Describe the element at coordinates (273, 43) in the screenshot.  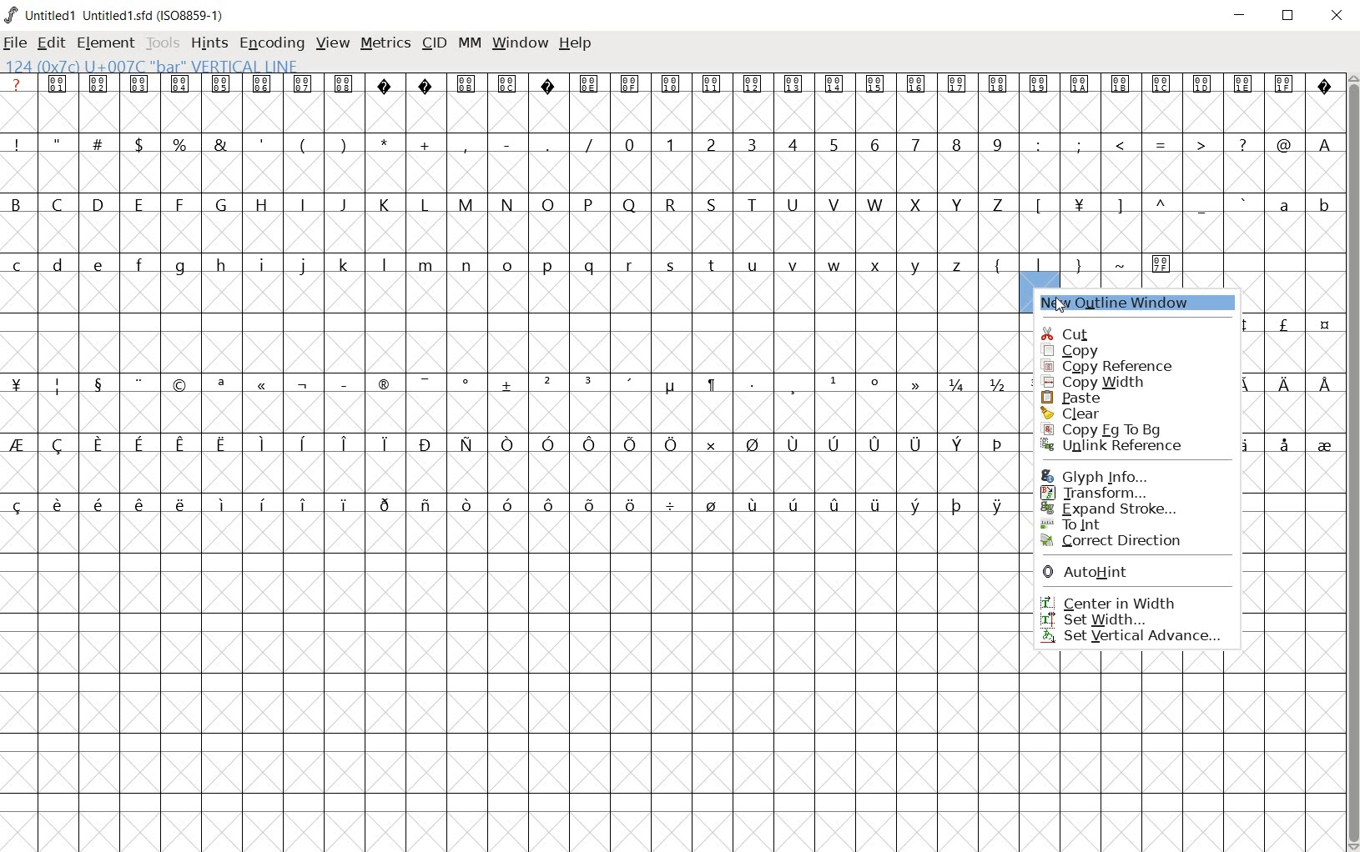
I see `encoding` at that location.